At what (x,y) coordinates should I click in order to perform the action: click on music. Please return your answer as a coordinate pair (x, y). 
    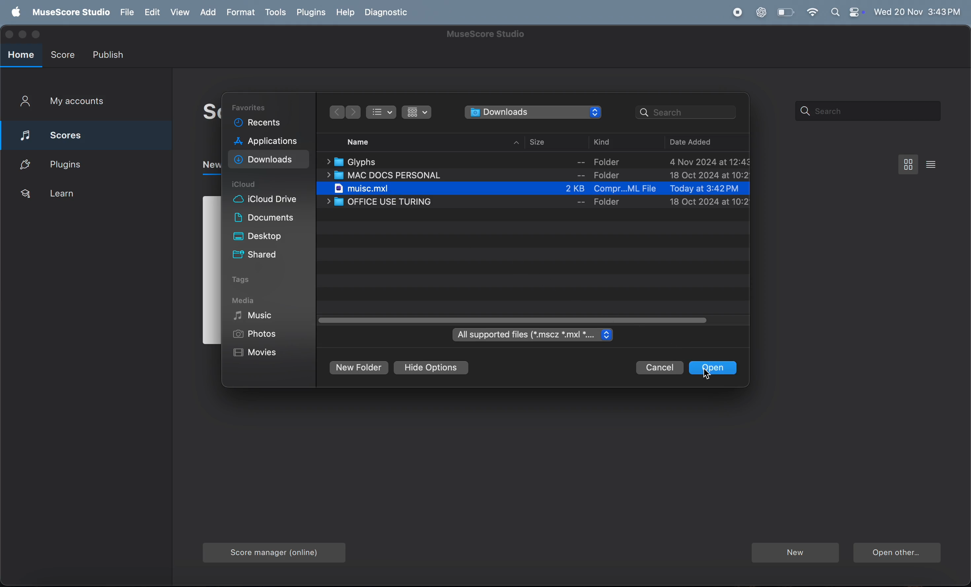
    Looking at the image, I should click on (260, 317).